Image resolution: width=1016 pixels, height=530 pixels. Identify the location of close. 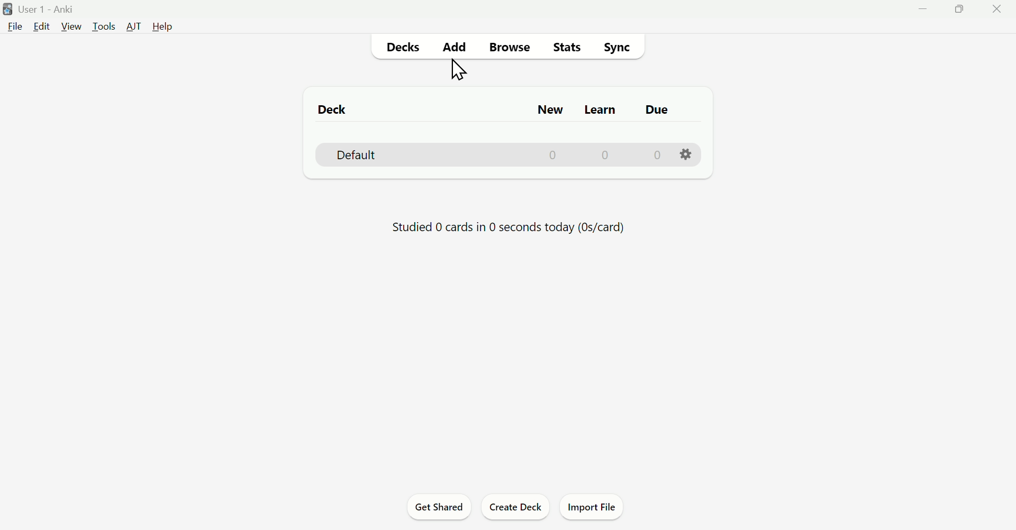
(996, 8).